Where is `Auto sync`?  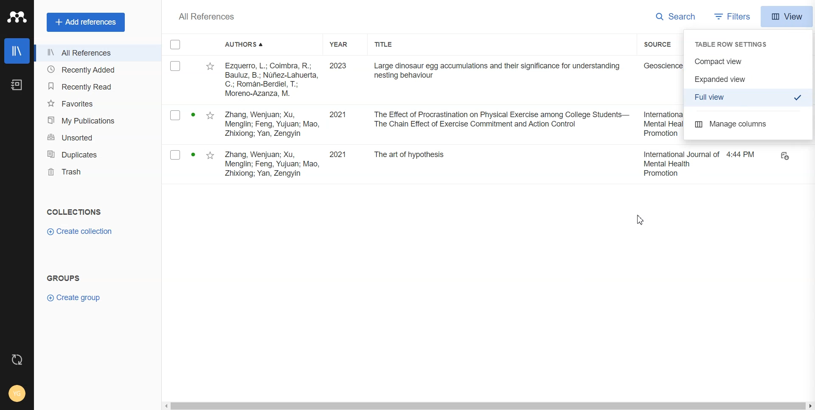
Auto sync is located at coordinates (16, 359).